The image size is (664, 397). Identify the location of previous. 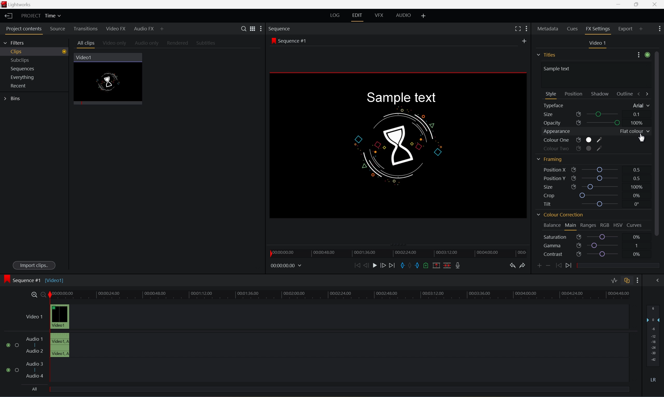
(558, 265).